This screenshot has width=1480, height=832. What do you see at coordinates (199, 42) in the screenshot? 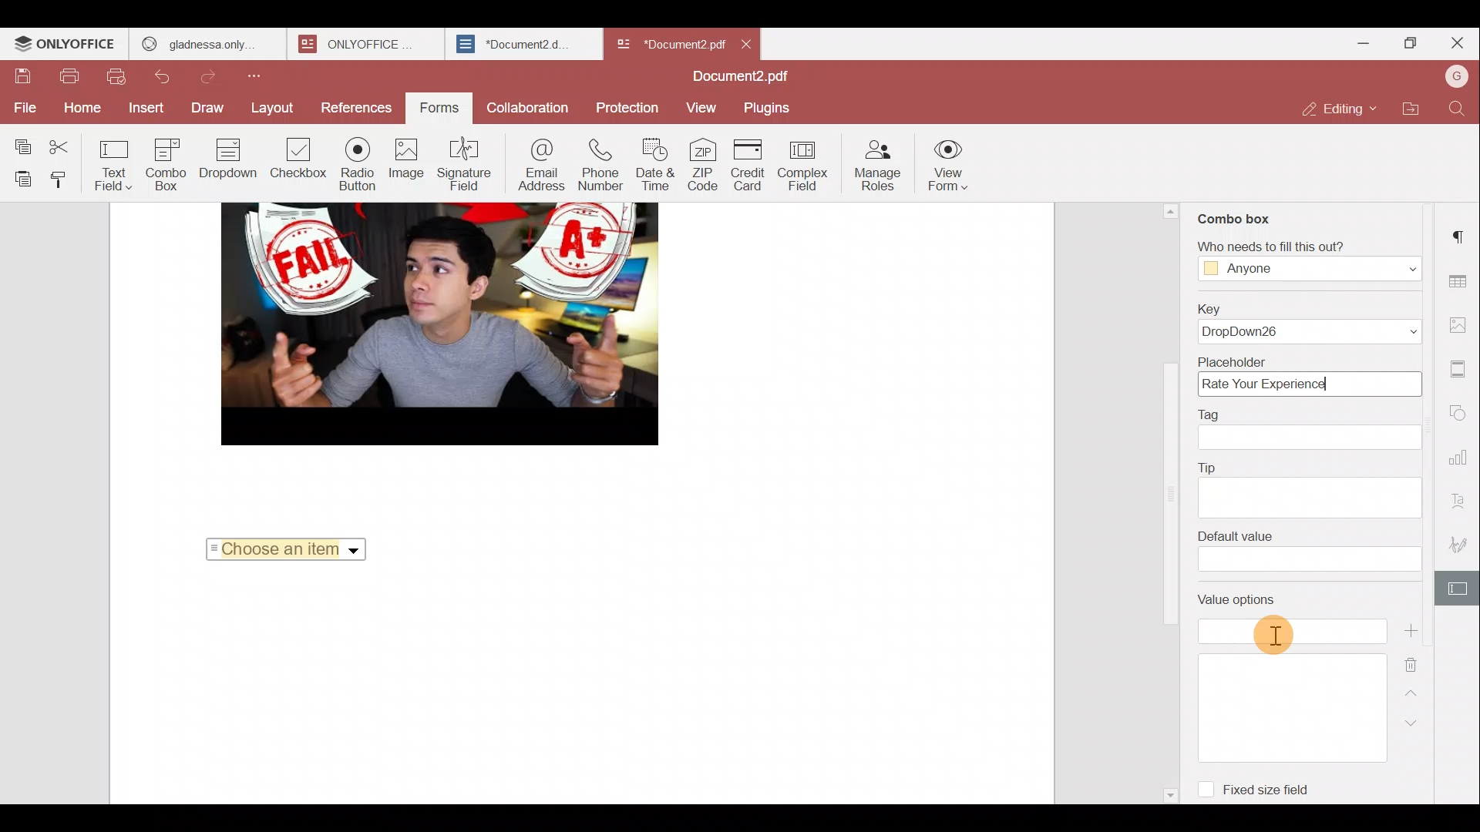
I see `gladnessa only.` at bounding box center [199, 42].